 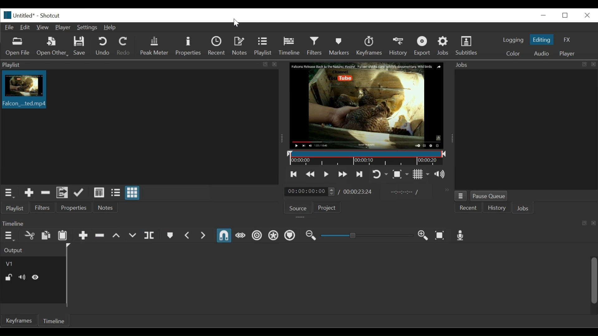 What do you see at coordinates (310, 173) in the screenshot?
I see `Play quickly backward` at bounding box center [310, 173].